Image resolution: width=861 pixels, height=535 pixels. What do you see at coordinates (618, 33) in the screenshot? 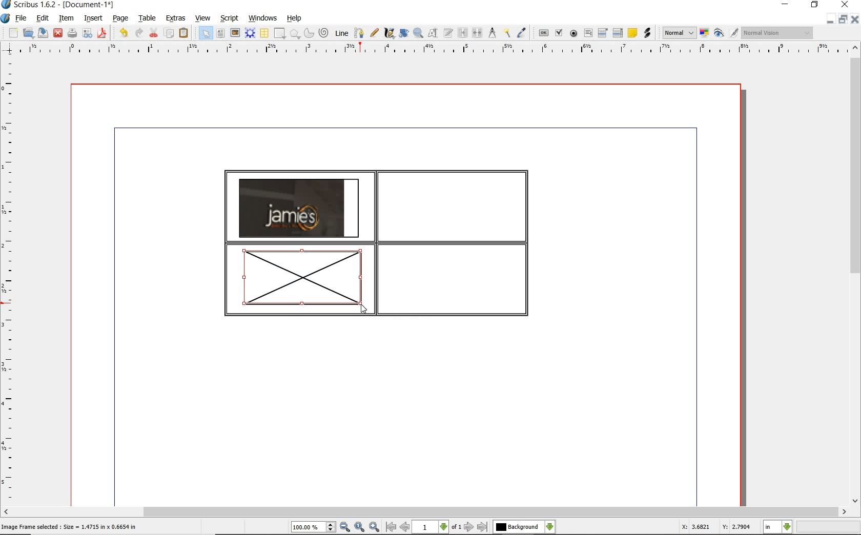
I see `PDF List Box` at bounding box center [618, 33].